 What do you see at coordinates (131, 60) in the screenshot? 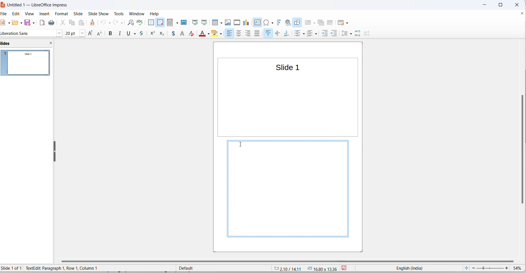
I see `` at bounding box center [131, 60].